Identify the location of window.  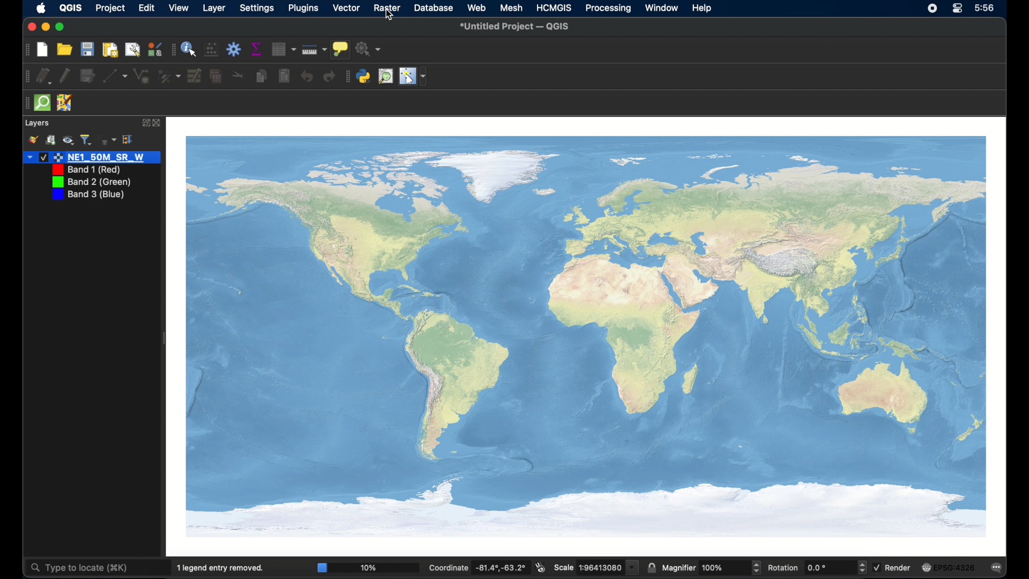
(662, 9).